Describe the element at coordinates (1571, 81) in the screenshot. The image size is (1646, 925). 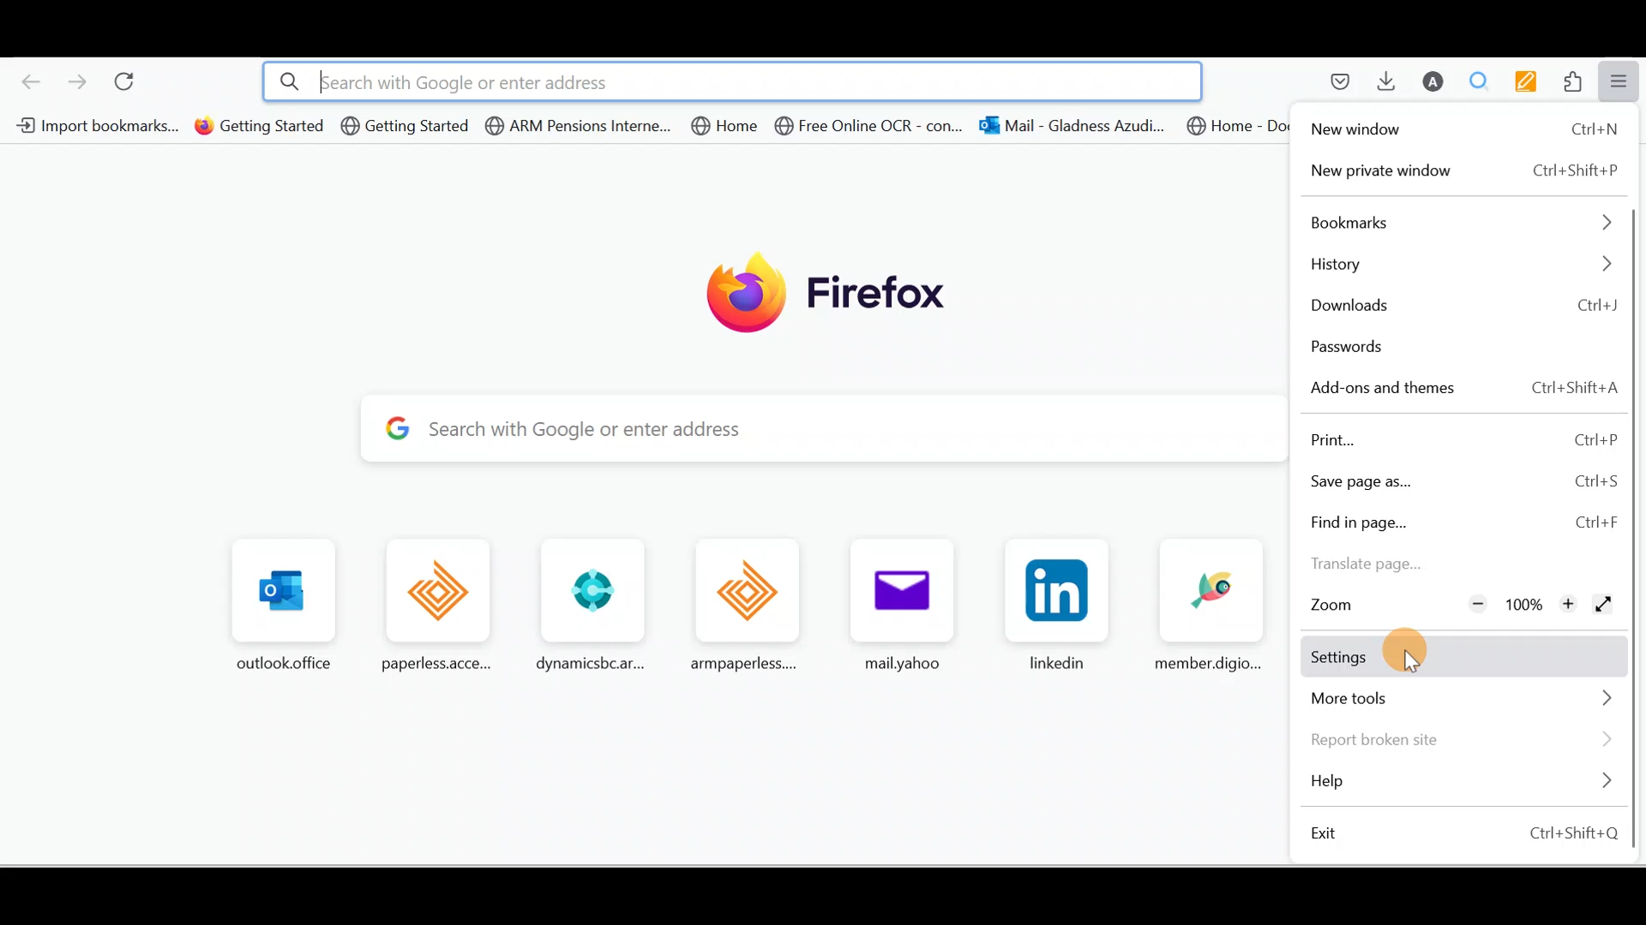
I see `Extensions` at that location.